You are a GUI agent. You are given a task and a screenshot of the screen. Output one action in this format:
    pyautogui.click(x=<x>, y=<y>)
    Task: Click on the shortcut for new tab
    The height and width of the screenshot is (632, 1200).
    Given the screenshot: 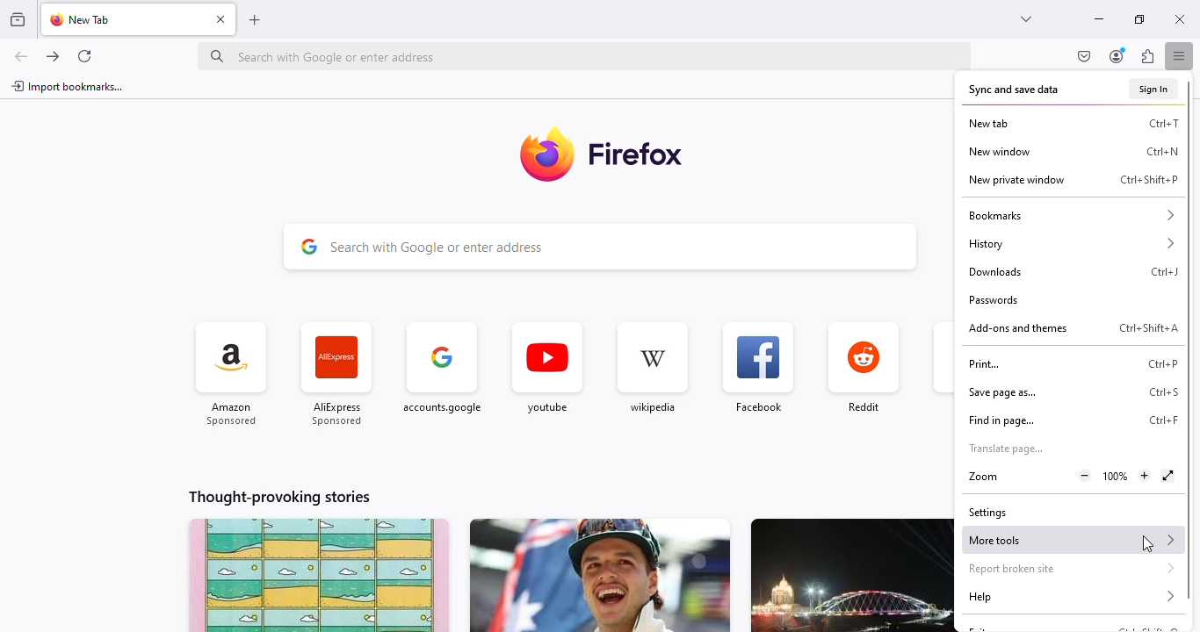 What is the action you would take?
    pyautogui.click(x=1163, y=122)
    